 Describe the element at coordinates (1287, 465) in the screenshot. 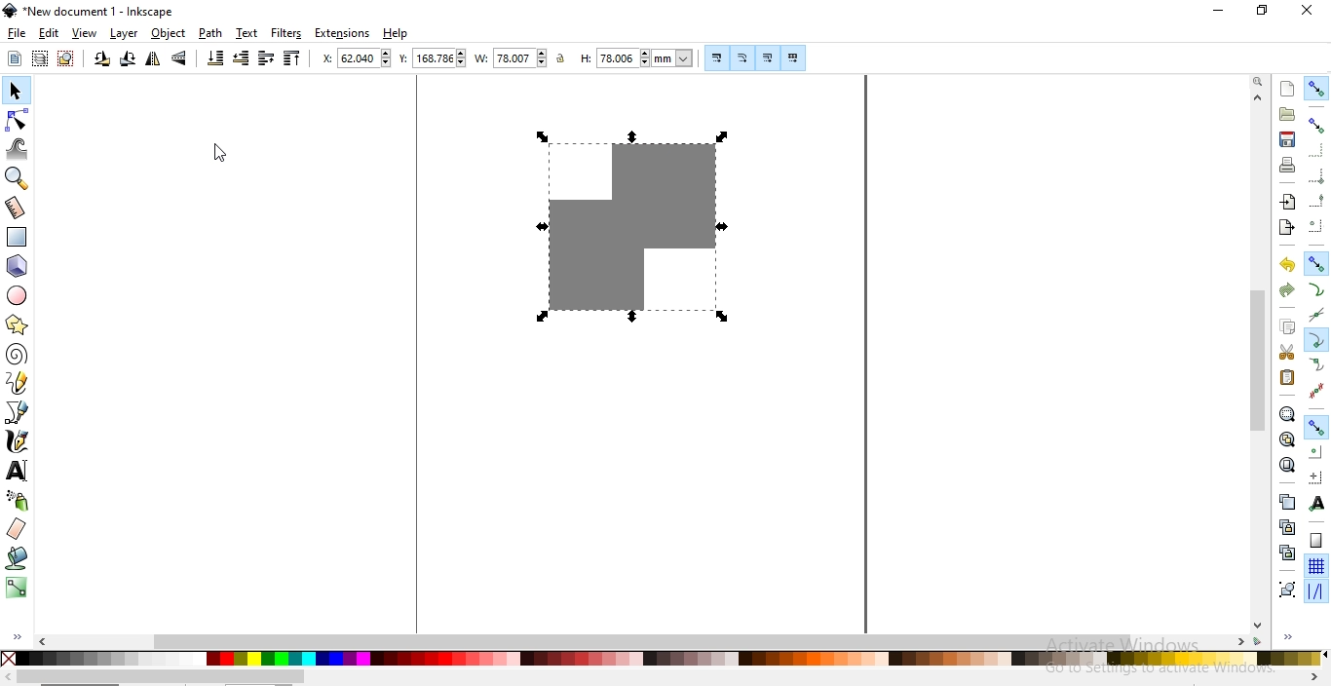

I see `zoom to fit page` at that location.